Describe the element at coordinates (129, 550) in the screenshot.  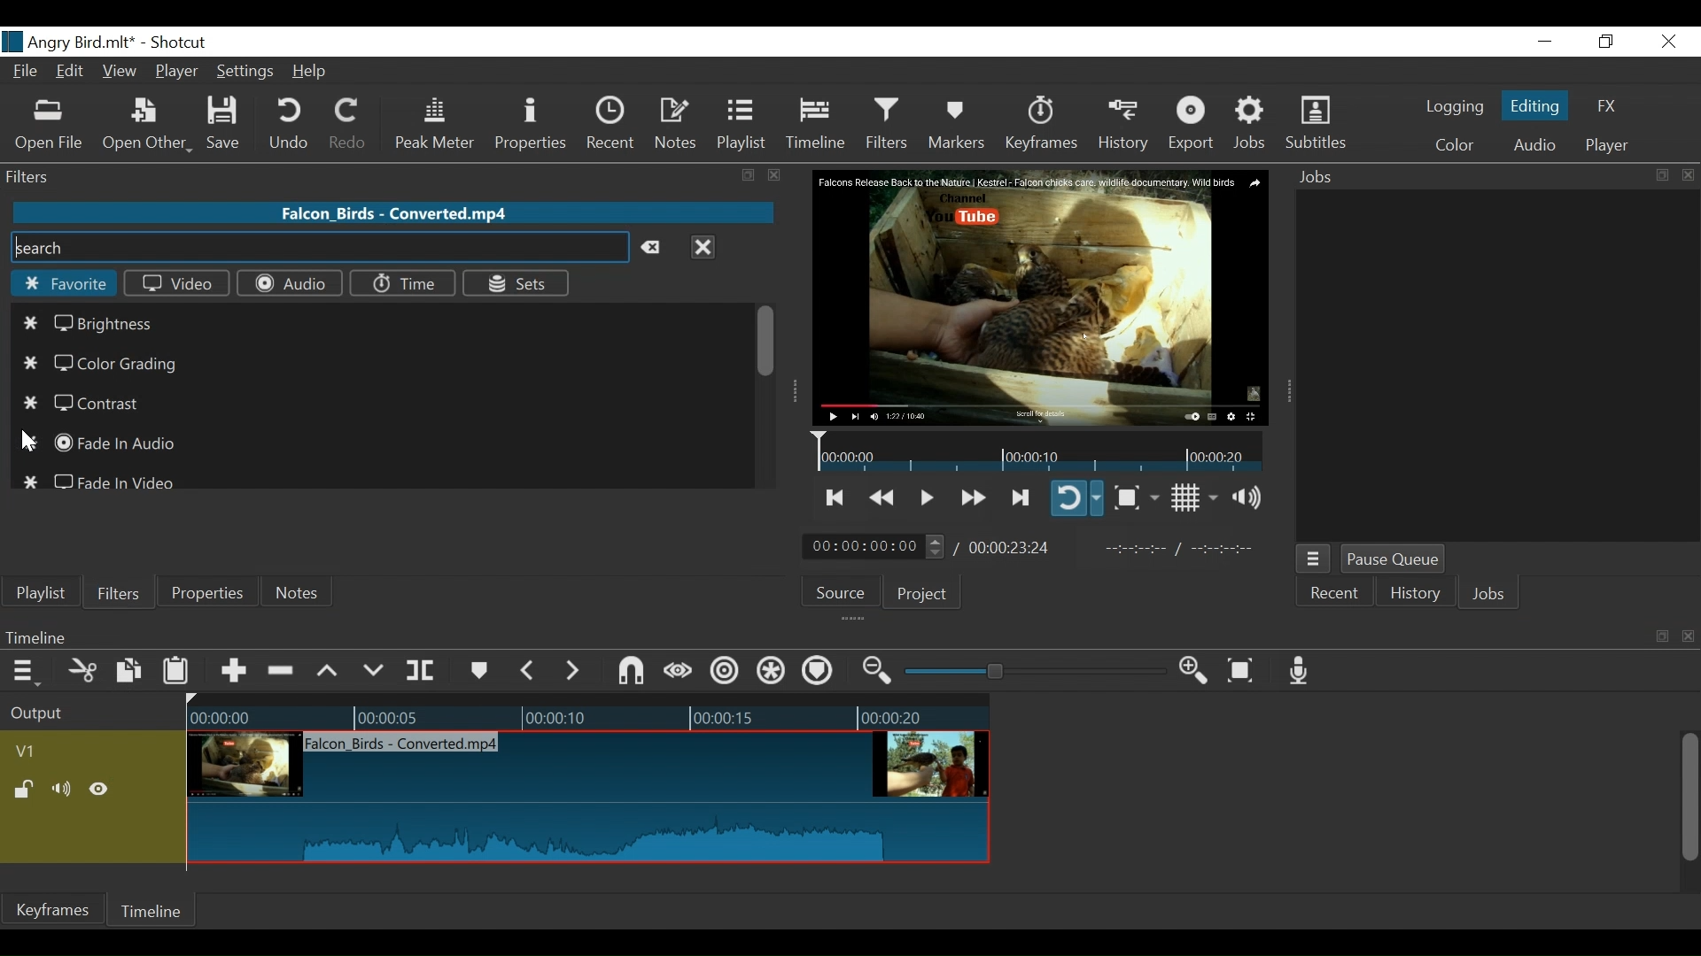
I see `Remove Cut` at that location.